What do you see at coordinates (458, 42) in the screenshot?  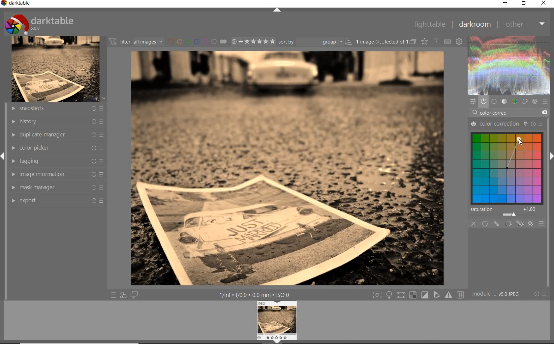 I see `show global preference` at bounding box center [458, 42].